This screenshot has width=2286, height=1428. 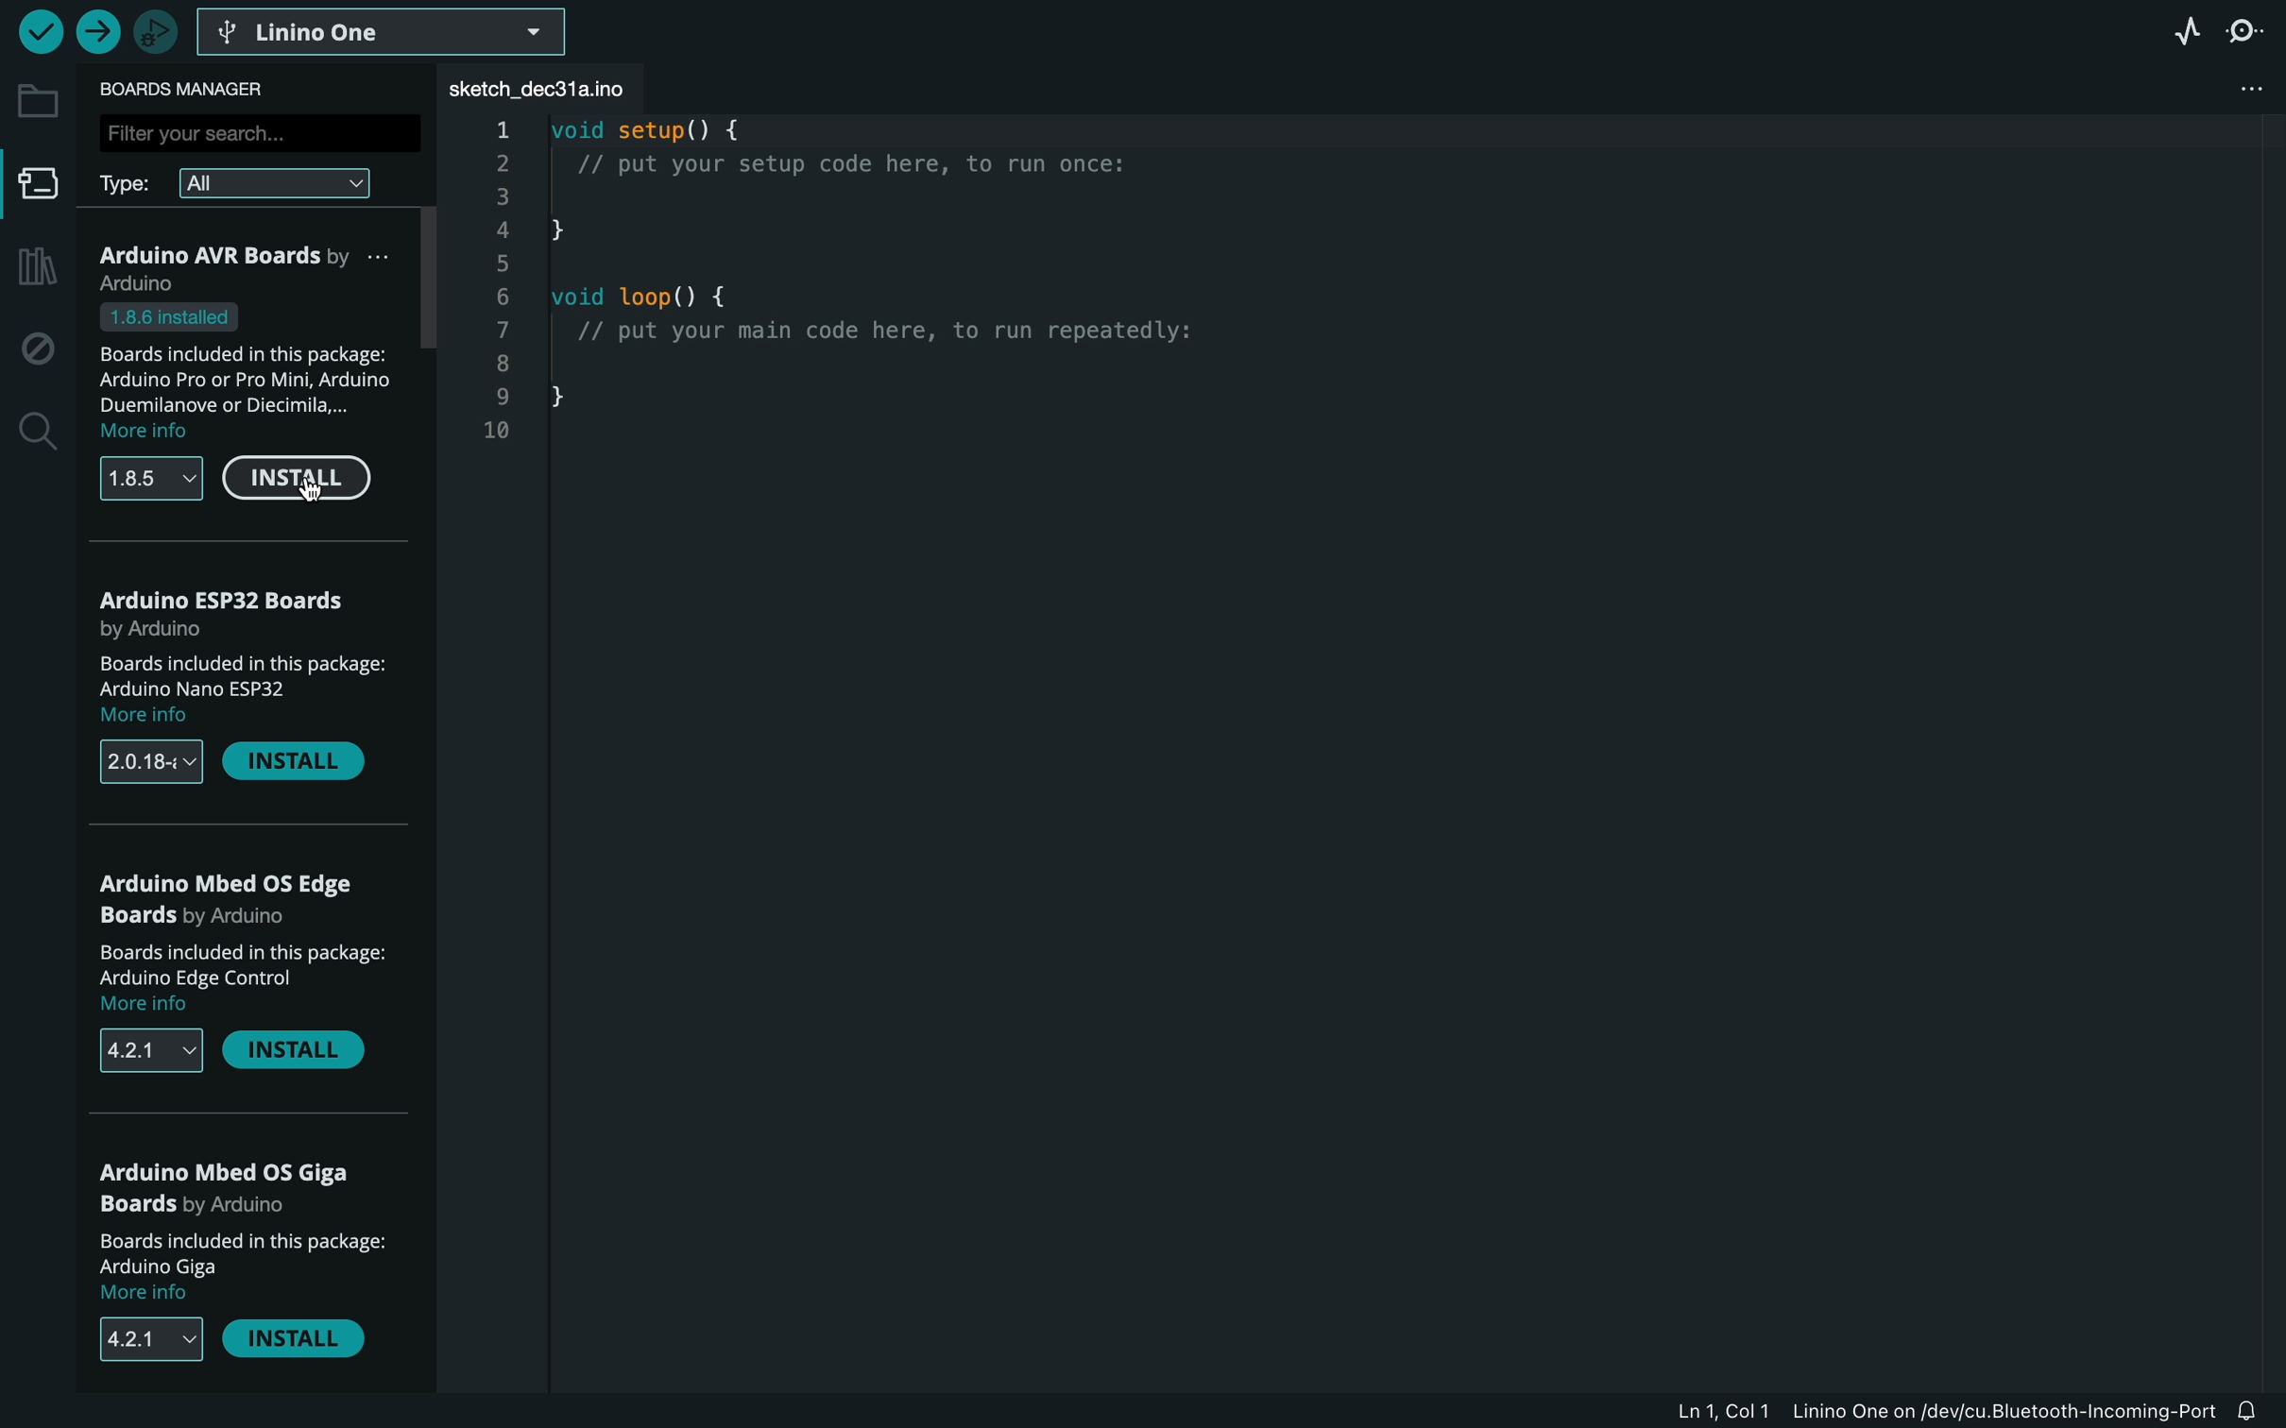 What do you see at coordinates (39, 30) in the screenshot?
I see `verify` at bounding box center [39, 30].